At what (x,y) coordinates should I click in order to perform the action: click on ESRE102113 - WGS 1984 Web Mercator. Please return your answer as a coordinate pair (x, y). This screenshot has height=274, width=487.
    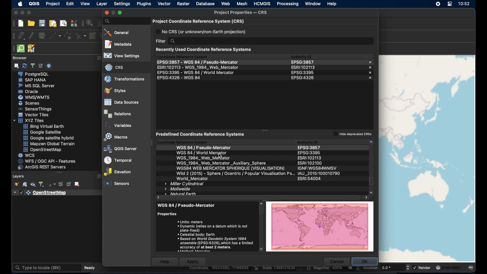
    Looking at the image, I should click on (198, 67).